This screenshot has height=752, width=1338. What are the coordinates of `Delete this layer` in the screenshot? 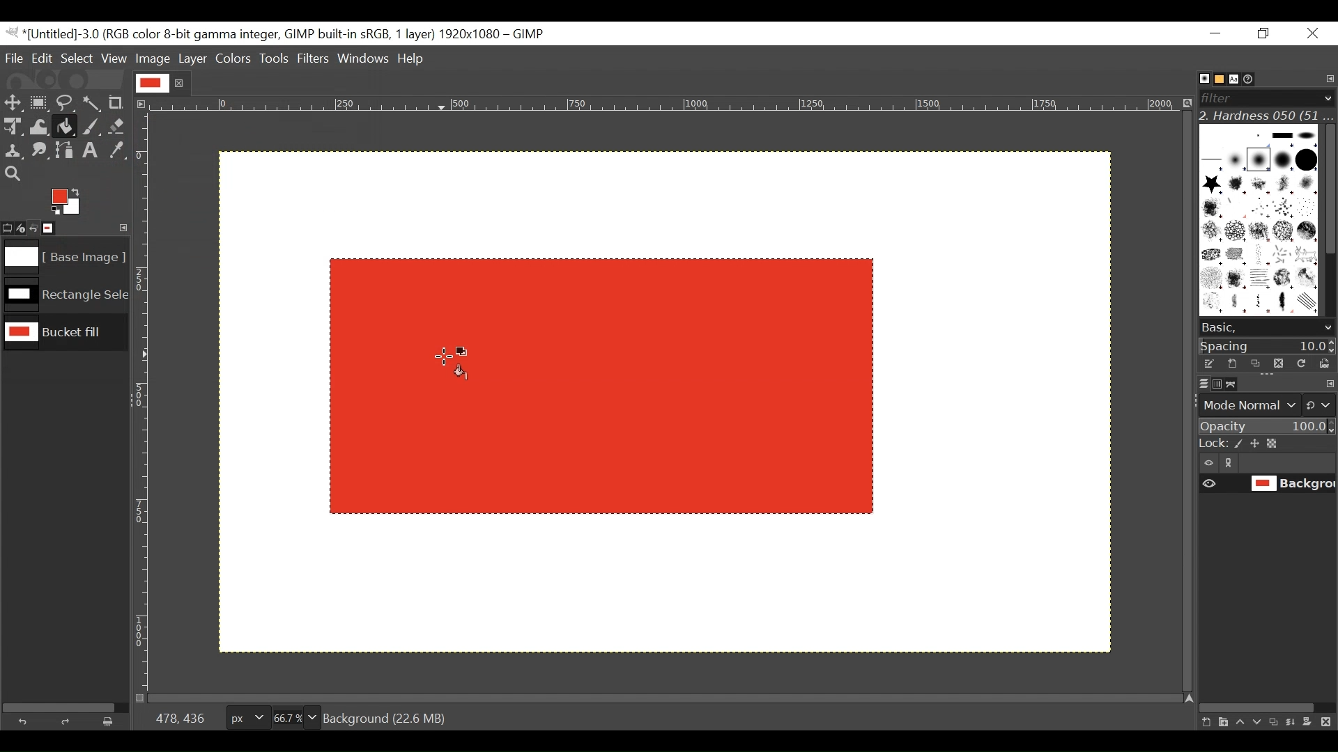 It's located at (1329, 723).